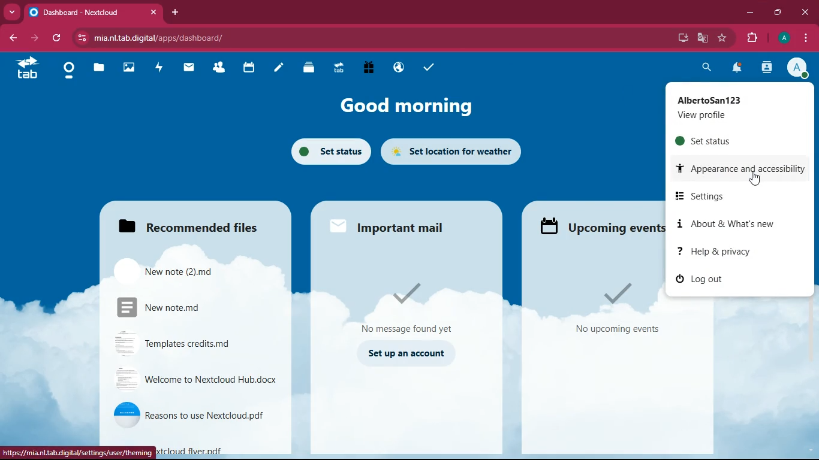 The height and width of the screenshot is (460, 819). Describe the element at coordinates (366, 68) in the screenshot. I see `gift` at that location.